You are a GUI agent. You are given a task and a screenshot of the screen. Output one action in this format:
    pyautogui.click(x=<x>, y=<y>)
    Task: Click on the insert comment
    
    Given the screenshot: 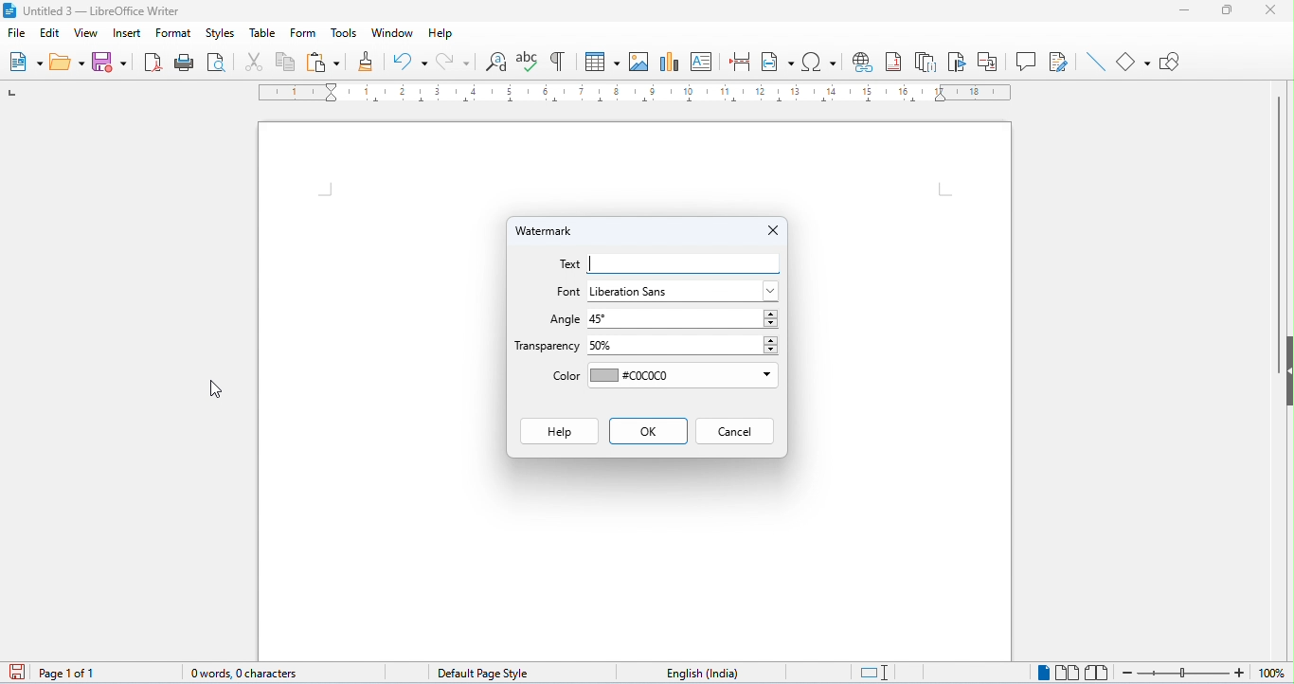 What is the action you would take?
    pyautogui.click(x=1027, y=61)
    